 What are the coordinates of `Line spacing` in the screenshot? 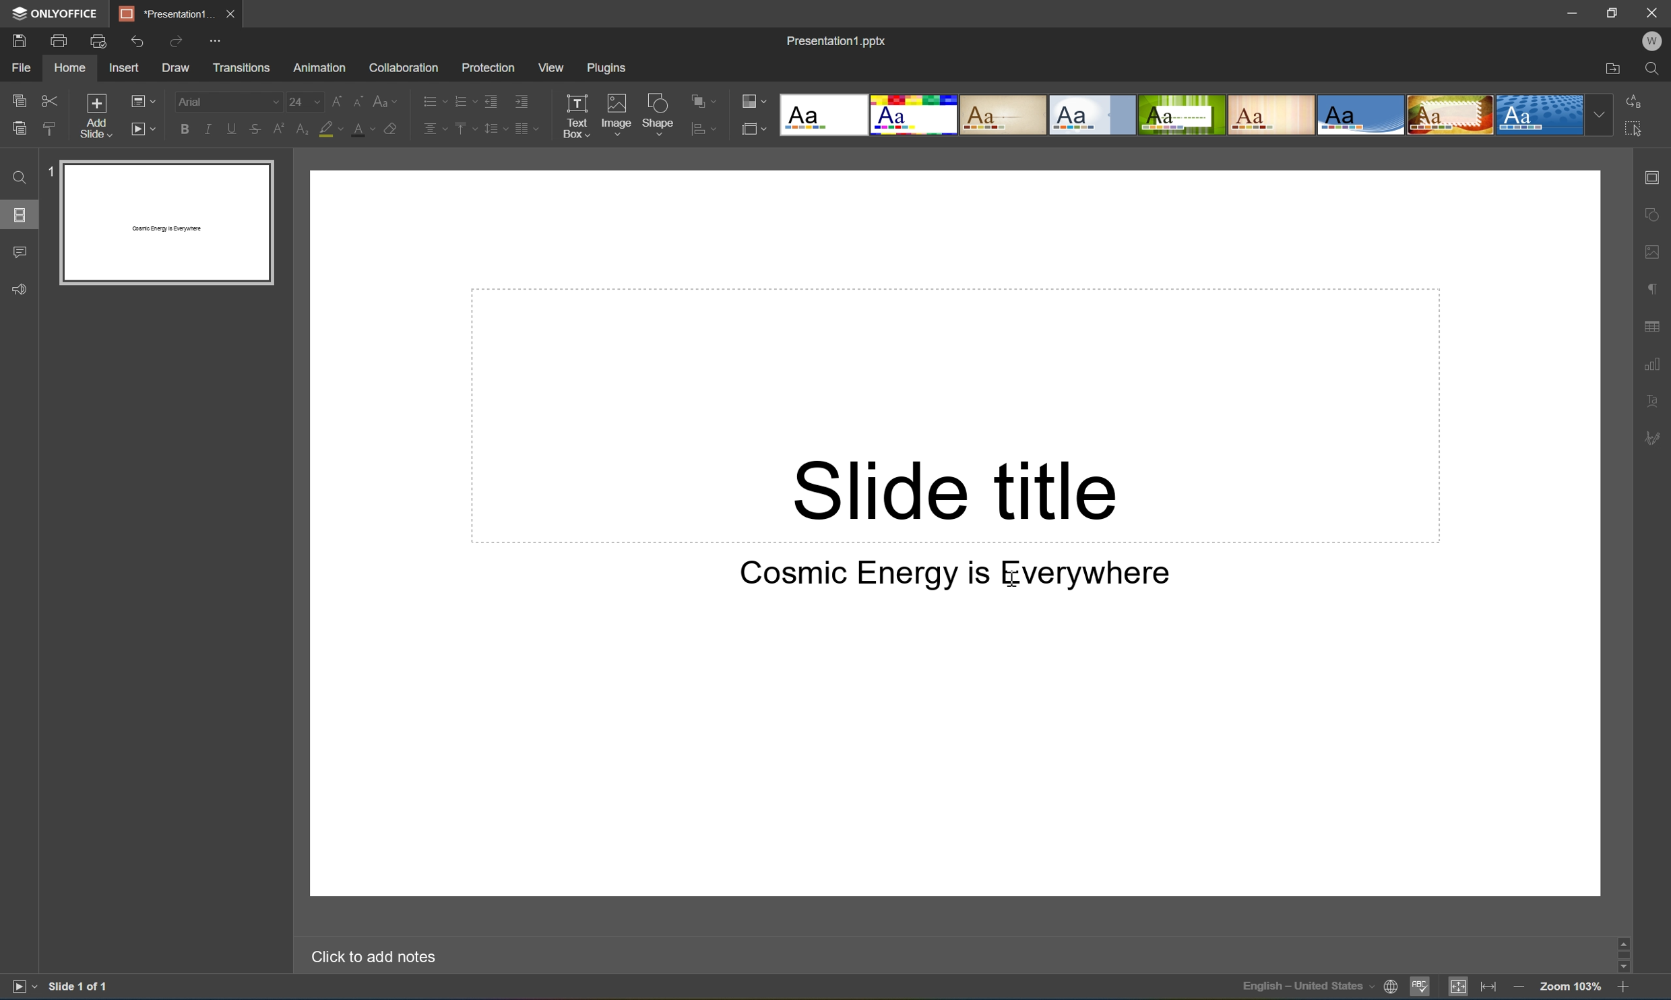 It's located at (495, 128).